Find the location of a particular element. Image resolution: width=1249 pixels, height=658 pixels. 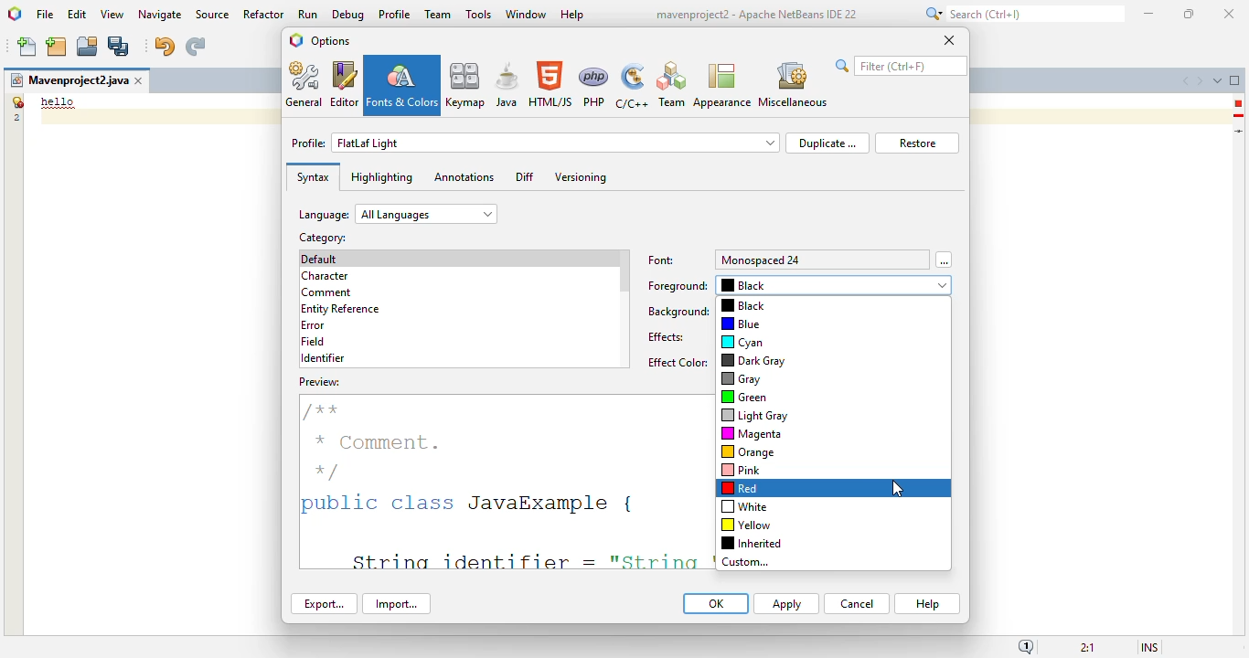

redo is located at coordinates (195, 47).